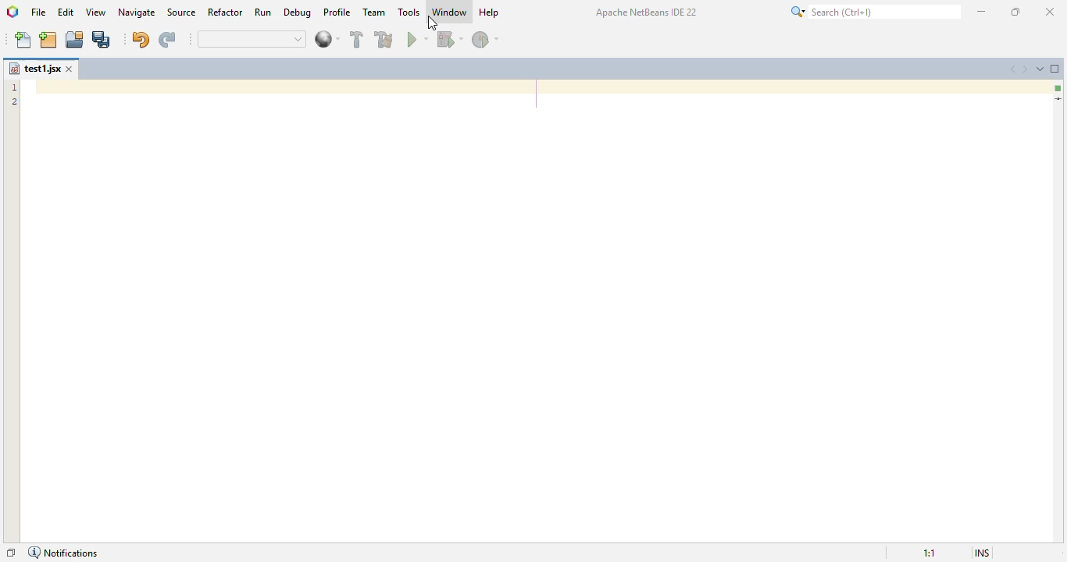  Describe the element at coordinates (980, 552) in the screenshot. I see `insert mode` at that location.